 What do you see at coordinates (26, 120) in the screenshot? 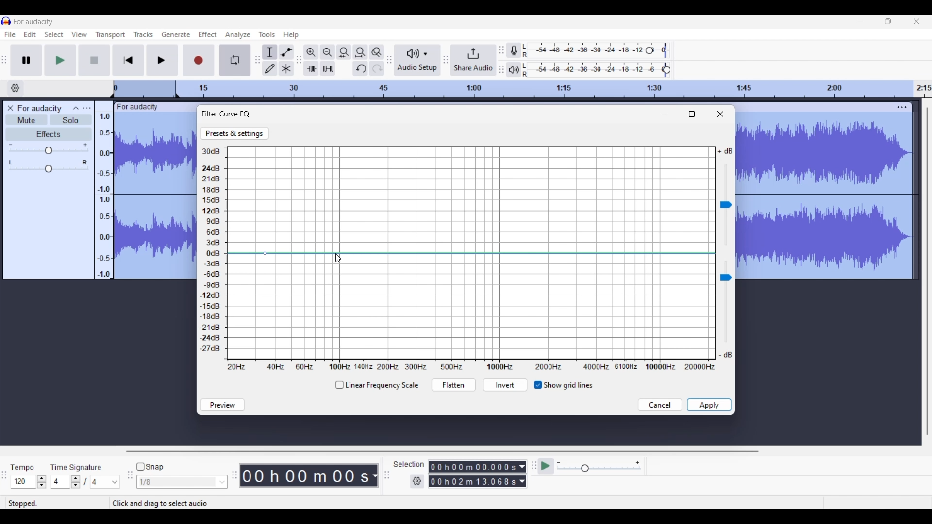
I see `Mute` at bounding box center [26, 120].